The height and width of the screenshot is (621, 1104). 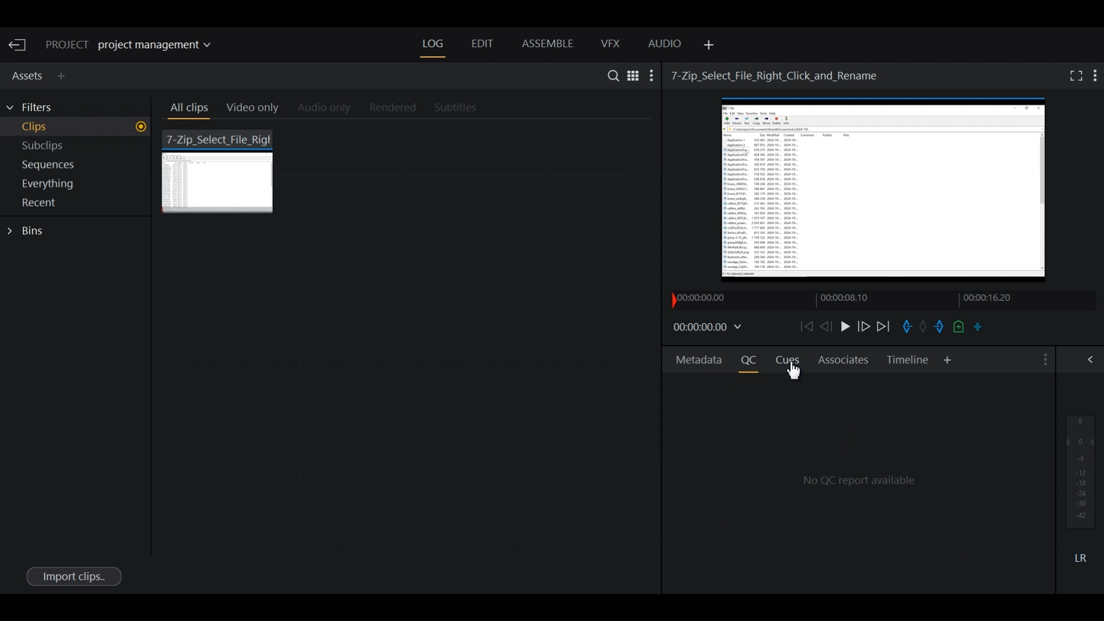 What do you see at coordinates (258, 110) in the screenshot?
I see `Video Only` at bounding box center [258, 110].